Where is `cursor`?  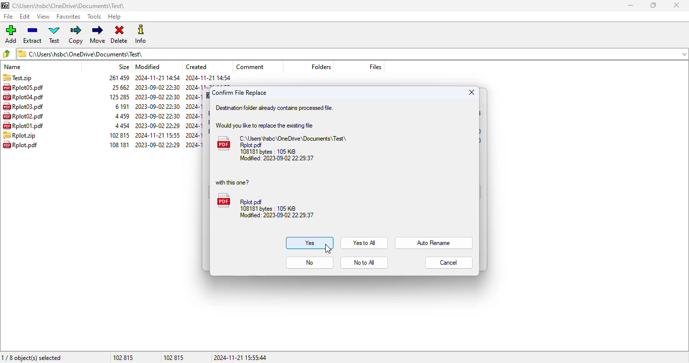
cursor is located at coordinates (328, 249).